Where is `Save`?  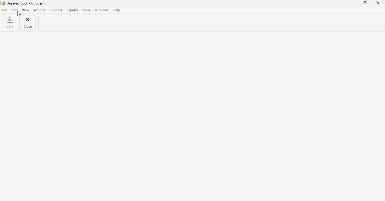
Save is located at coordinates (11, 21).